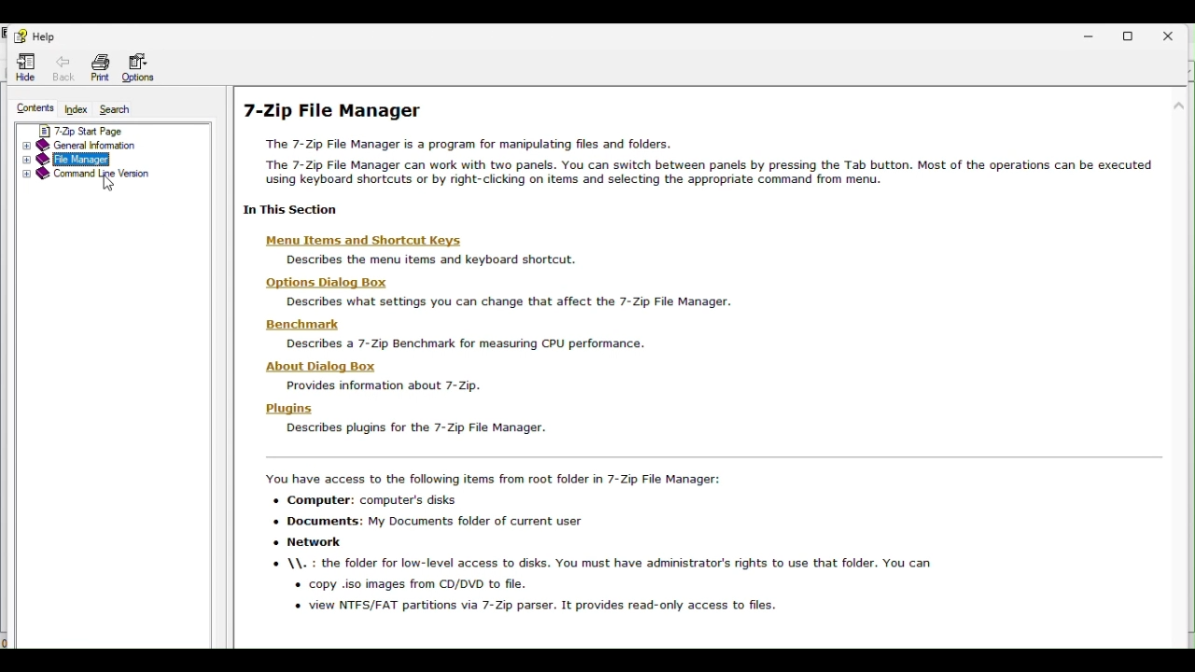  Describe the element at coordinates (330, 283) in the screenshot. I see `options dialog box` at that location.